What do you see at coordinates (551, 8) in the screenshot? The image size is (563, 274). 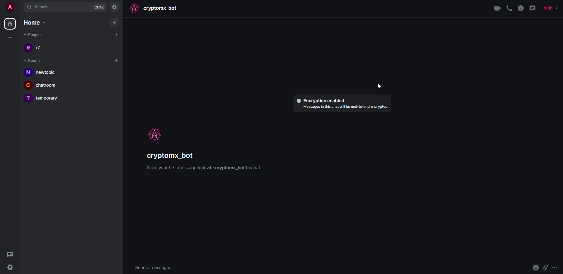 I see `people` at bounding box center [551, 8].